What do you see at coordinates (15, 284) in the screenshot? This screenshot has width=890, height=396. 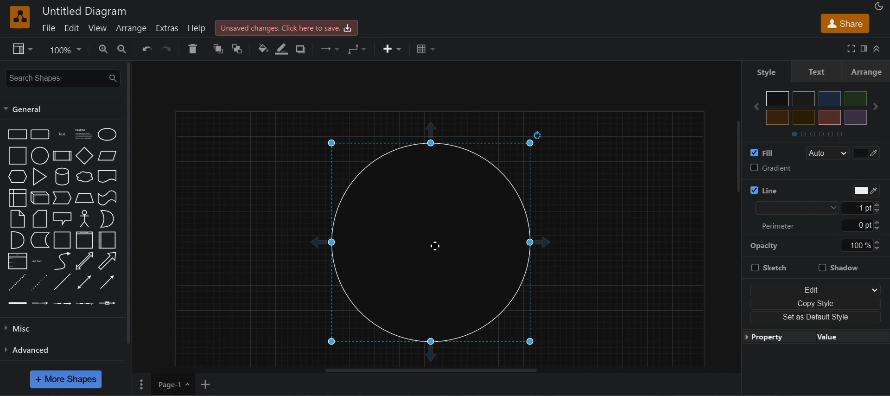 I see `dashed line` at bounding box center [15, 284].